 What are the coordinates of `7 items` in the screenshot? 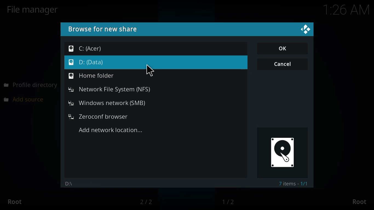 It's located at (294, 183).